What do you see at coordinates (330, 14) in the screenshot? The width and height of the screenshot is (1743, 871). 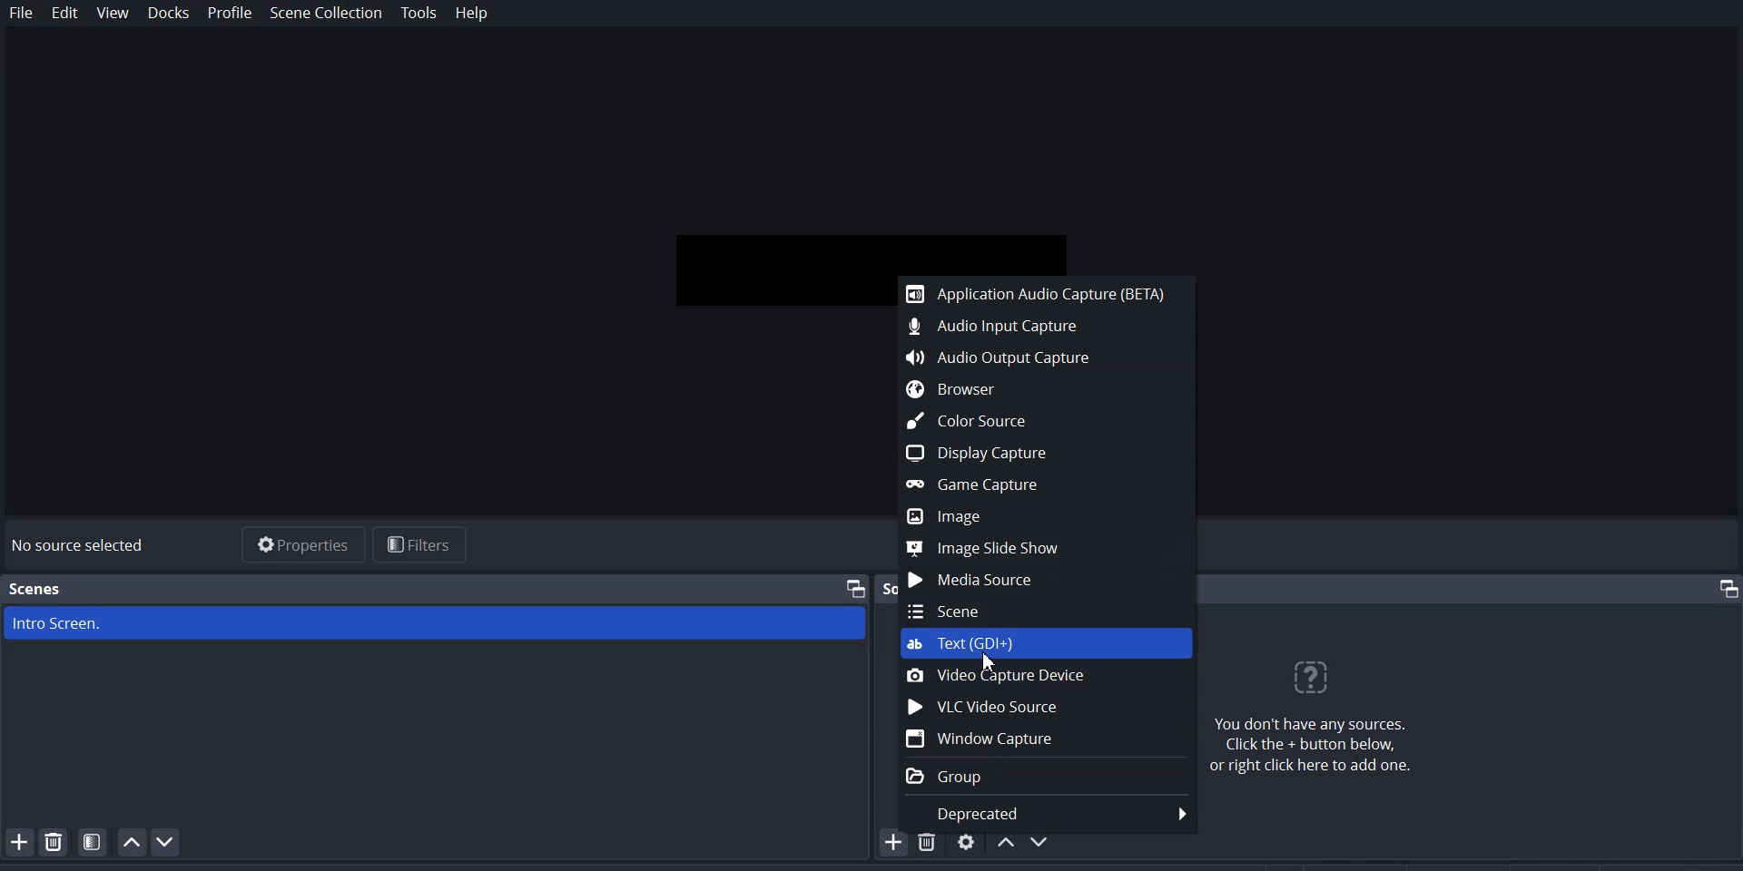 I see `Scene collection` at bounding box center [330, 14].